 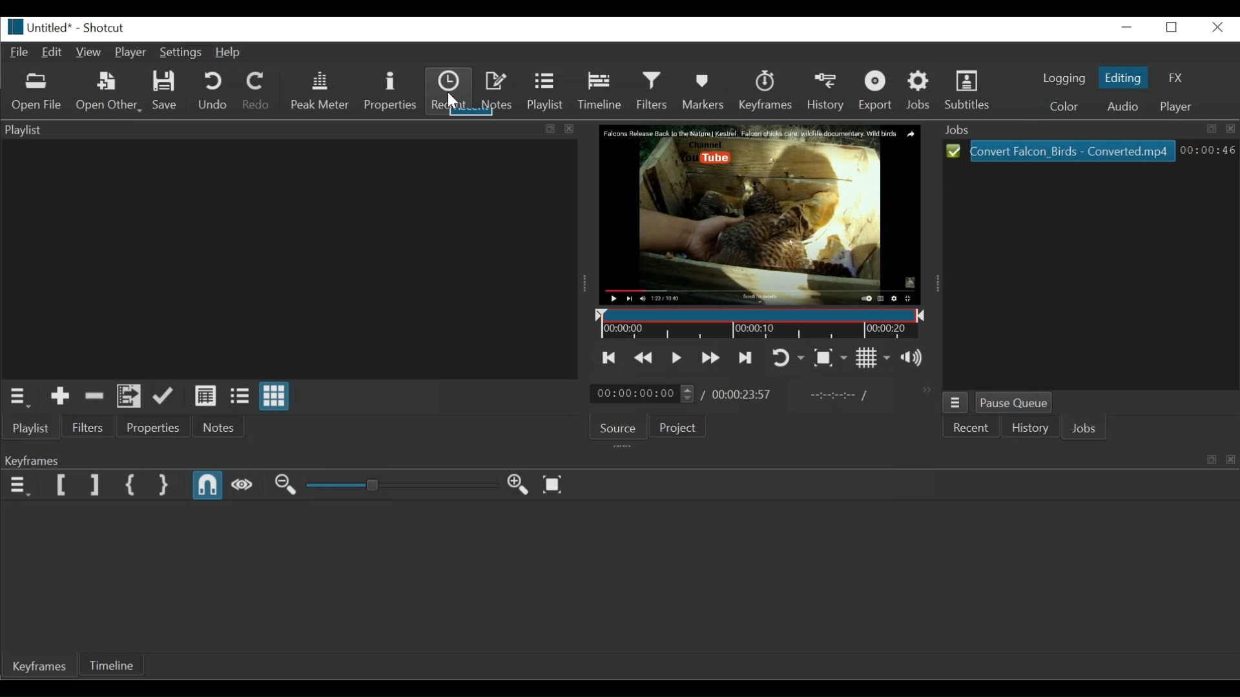 What do you see at coordinates (163, 485) in the screenshot?
I see `Set Second Simple Keyframe` at bounding box center [163, 485].